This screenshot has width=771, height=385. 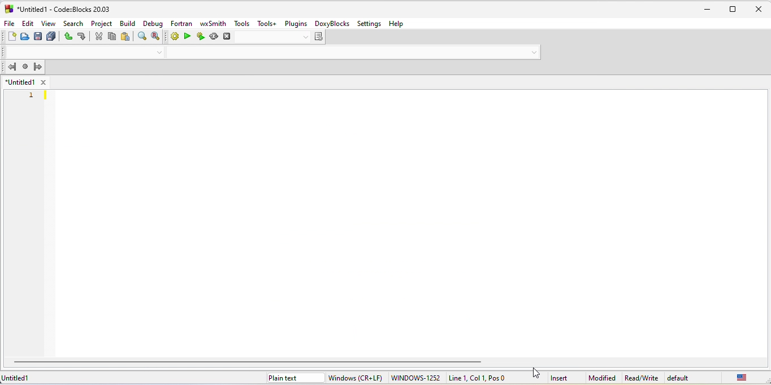 What do you see at coordinates (112, 36) in the screenshot?
I see `copy` at bounding box center [112, 36].